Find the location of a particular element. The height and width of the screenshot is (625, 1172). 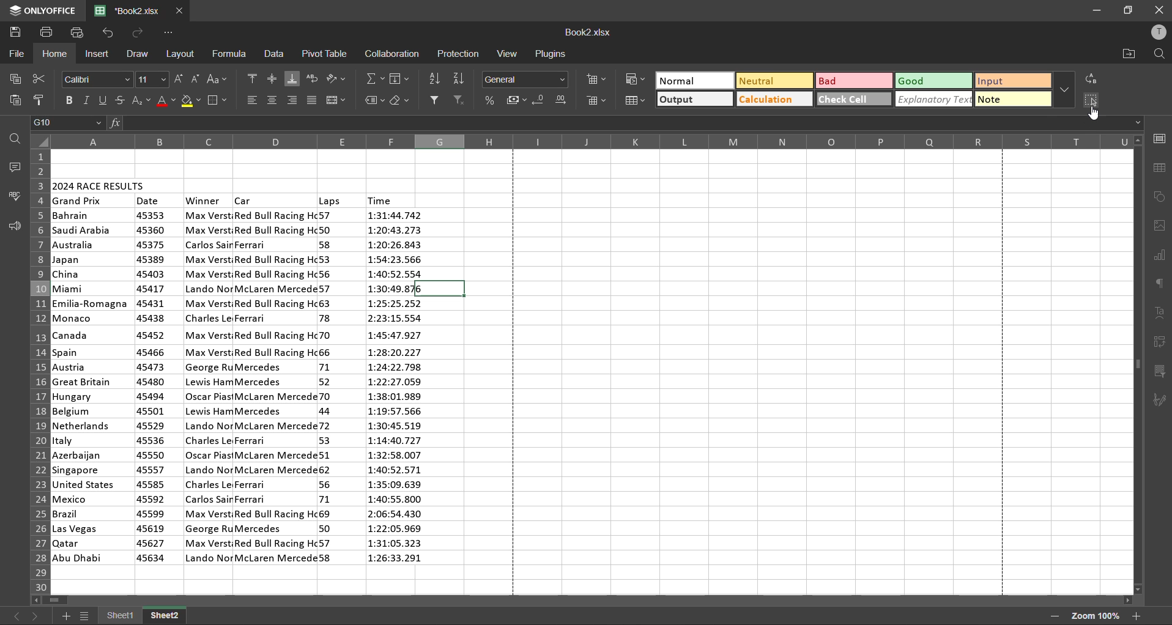

copy is located at coordinates (17, 80).